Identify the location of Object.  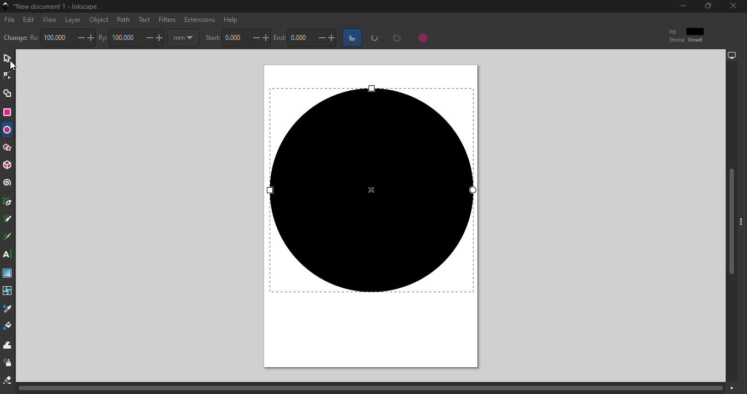
(100, 20).